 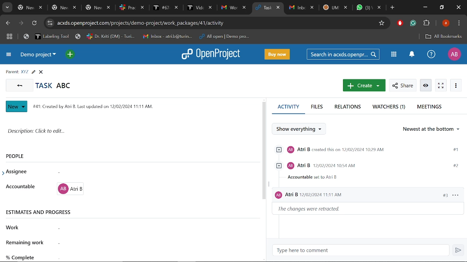 What do you see at coordinates (302, 129) in the screenshot?
I see `Show everything` at bounding box center [302, 129].